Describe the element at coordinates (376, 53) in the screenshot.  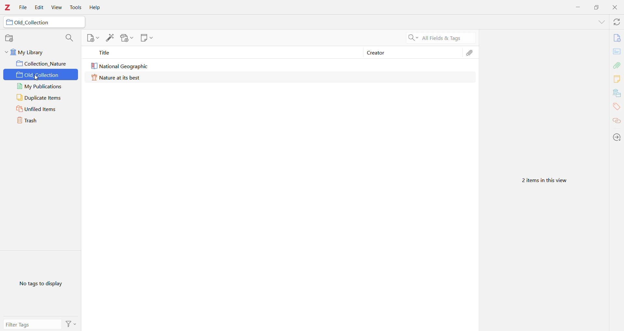
I see `Creator` at that location.